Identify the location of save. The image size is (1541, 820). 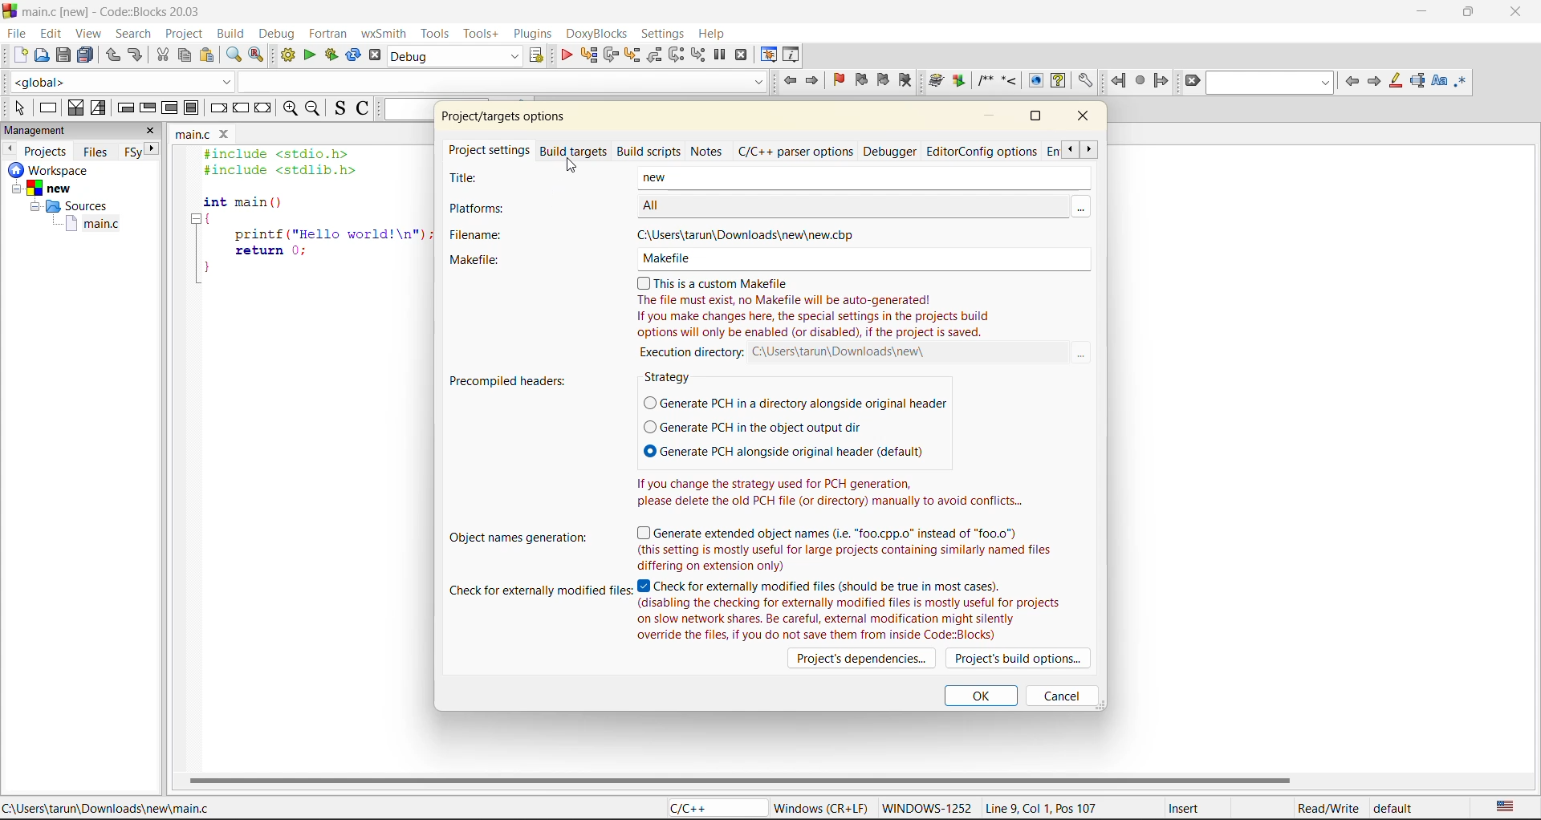
(62, 55).